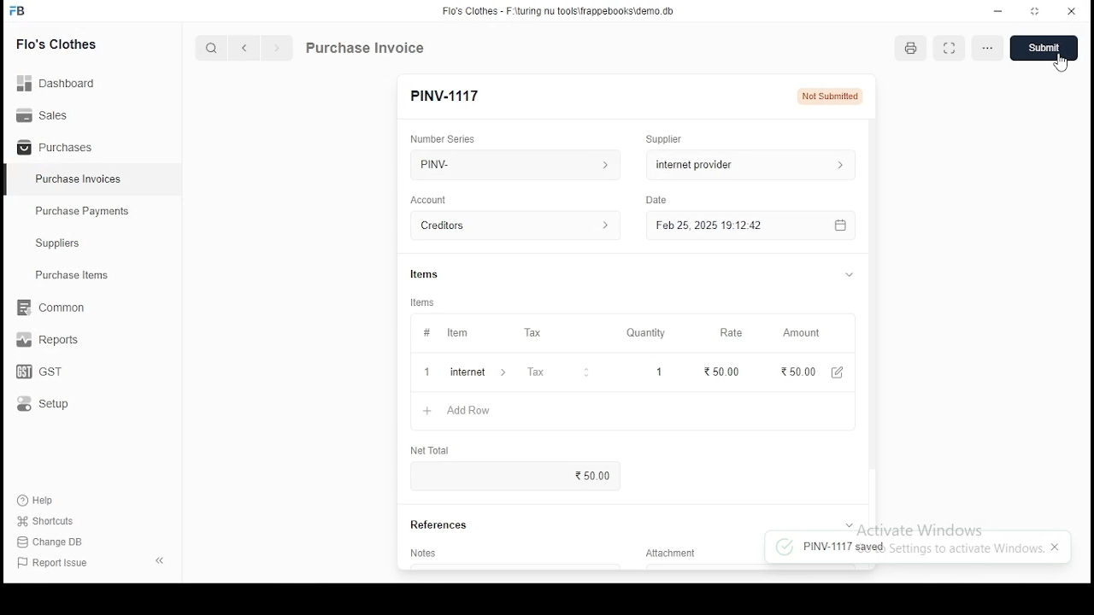 This screenshot has height=615, width=1094. Describe the element at coordinates (456, 334) in the screenshot. I see `item` at that location.